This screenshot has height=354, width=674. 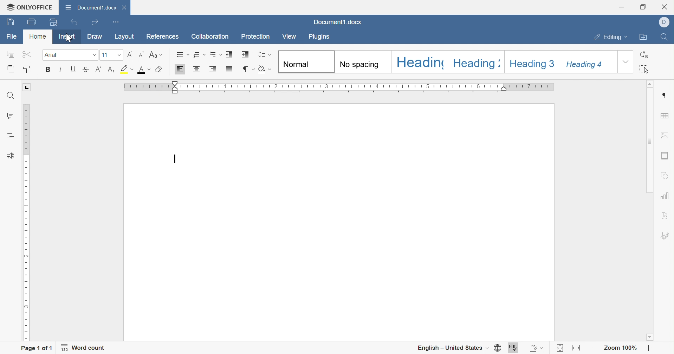 I want to click on Comments, so click(x=12, y=115).